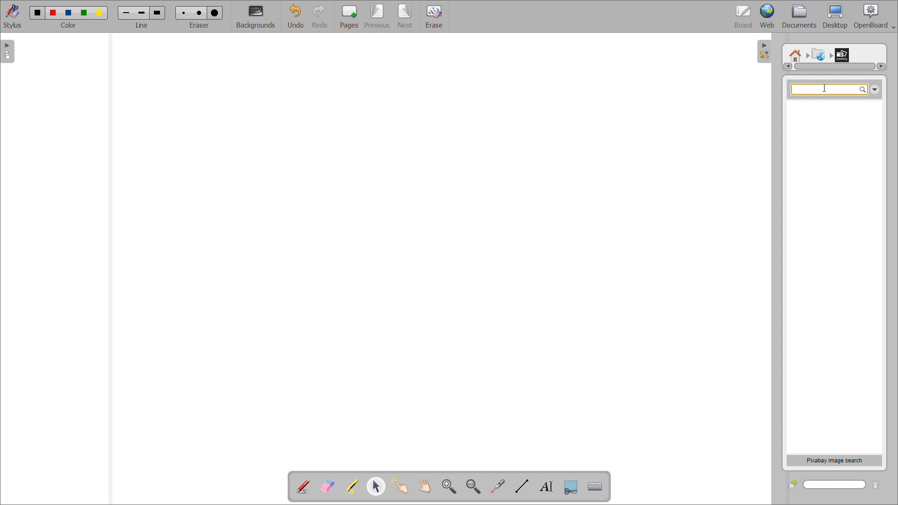 Image resolution: width=898 pixels, height=505 pixels. What do you see at coordinates (377, 16) in the screenshot?
I see `previous page` at bounding box center [377, 16].